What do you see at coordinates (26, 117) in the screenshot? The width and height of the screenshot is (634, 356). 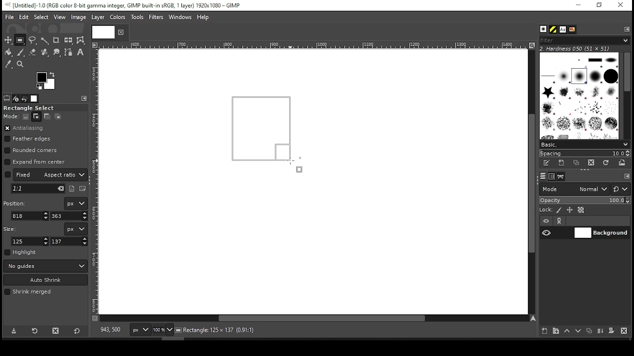 I see `replace current selection` at bounding box center [26, 117].